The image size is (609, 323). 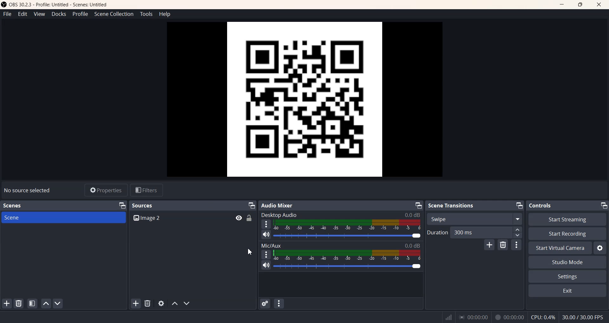 I want to click on Network signal, so click(x=448, y=318).